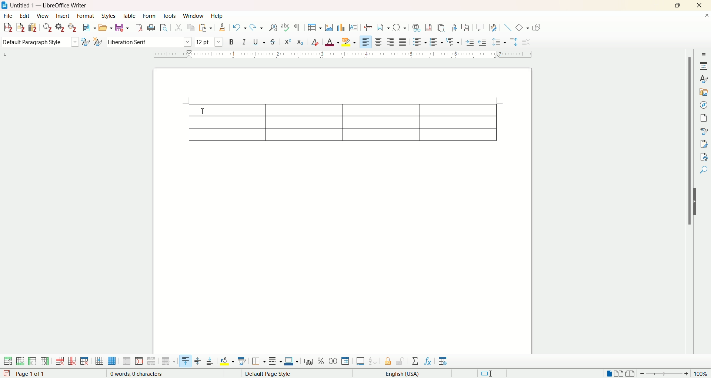  What do you see at coordinates (420, 42) in the screenshot?
I see `unordered list` at bounding box center [420, 42].